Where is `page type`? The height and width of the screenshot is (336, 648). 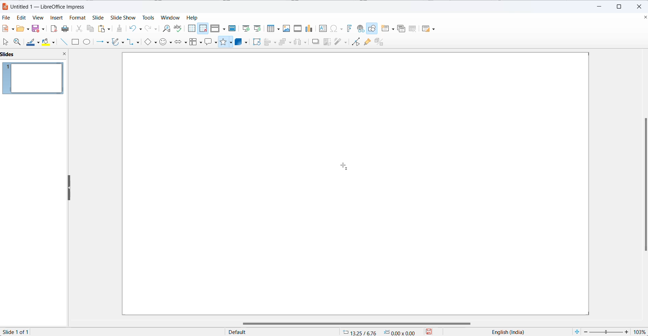
page type is located at coordinates (282, 332).